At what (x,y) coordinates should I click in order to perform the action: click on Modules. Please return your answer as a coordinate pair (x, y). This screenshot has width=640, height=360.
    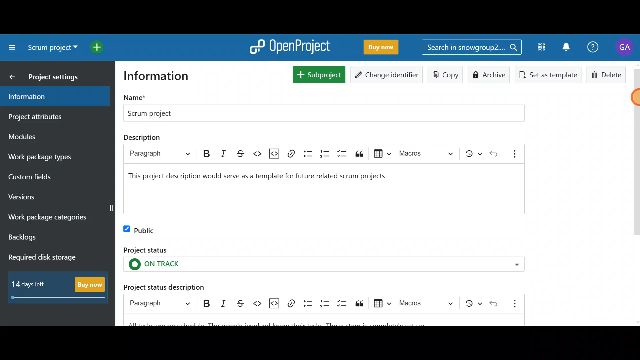
    Looking at the image, I should click on (47, 136).